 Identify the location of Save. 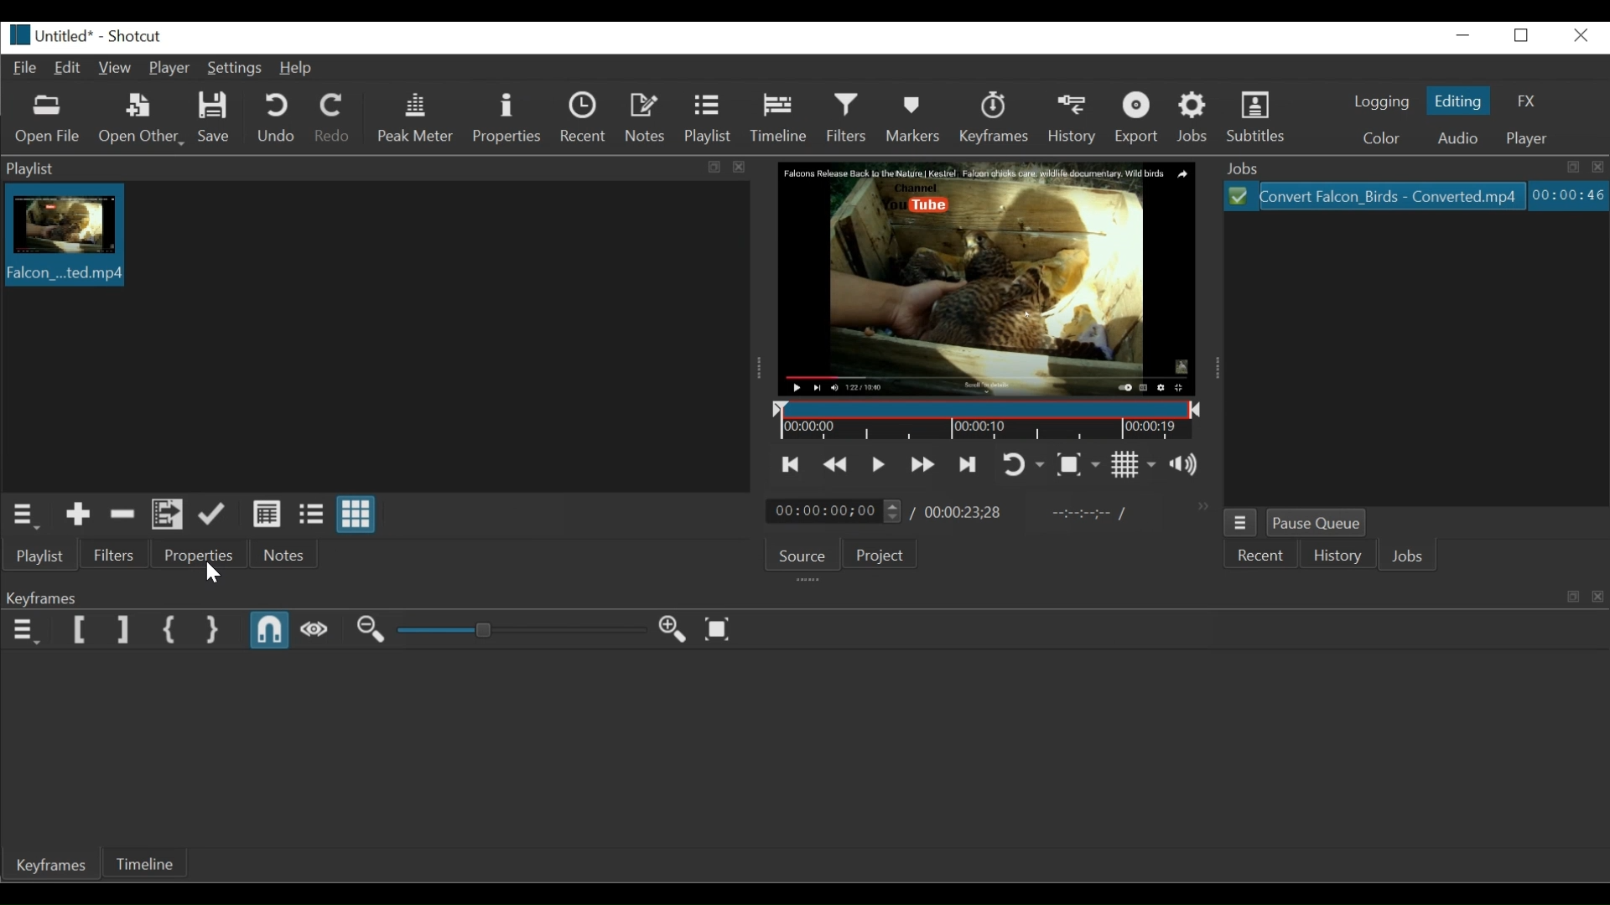
(216, 120).